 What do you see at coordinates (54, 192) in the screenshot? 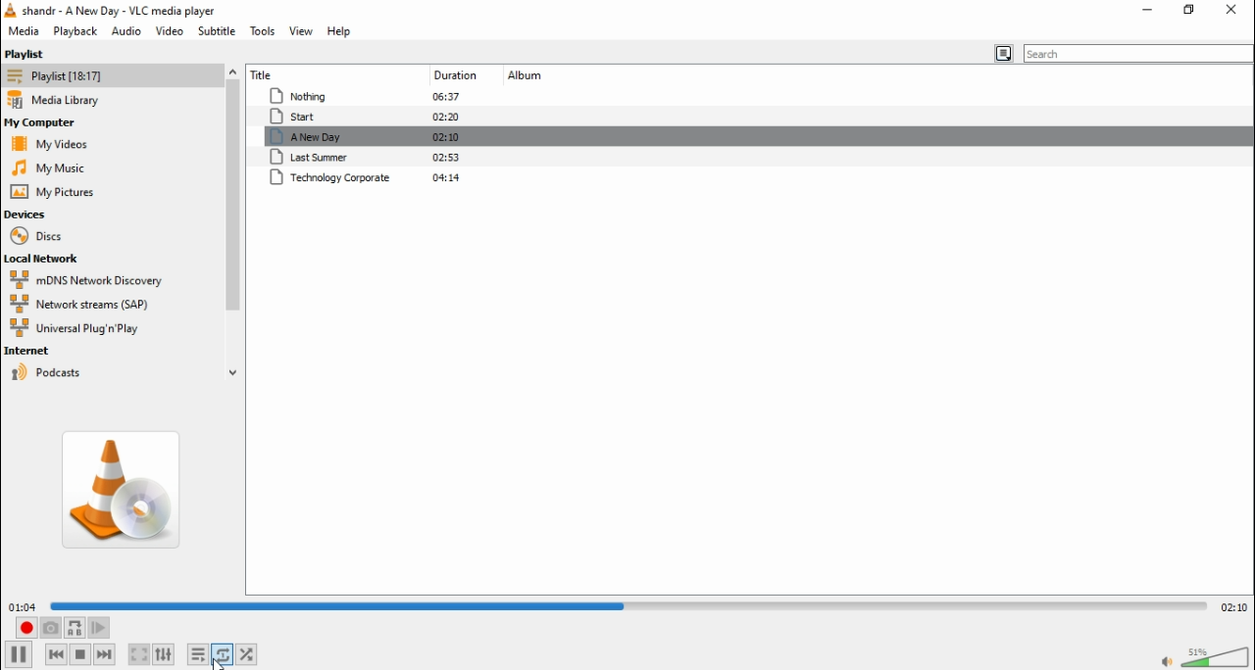
I see `my pictures` at bounding box center [54, 192].